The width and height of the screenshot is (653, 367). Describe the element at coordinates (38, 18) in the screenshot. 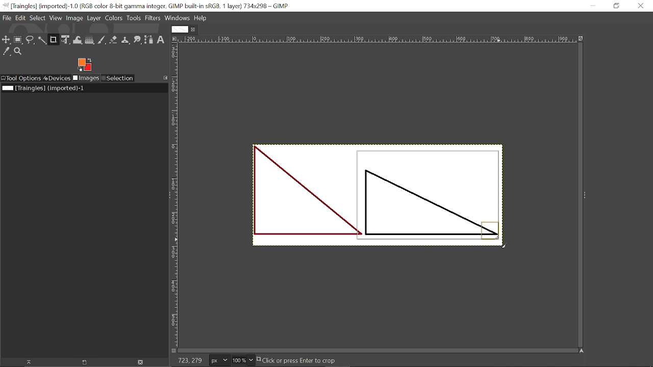

I see `Select` at that location.